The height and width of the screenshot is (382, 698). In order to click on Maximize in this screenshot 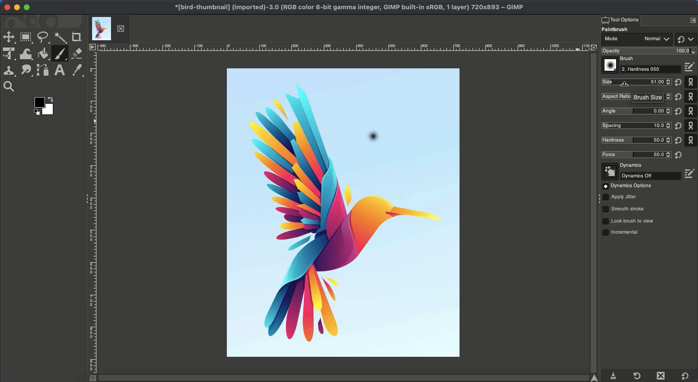, I will do `click(27, 7)`.